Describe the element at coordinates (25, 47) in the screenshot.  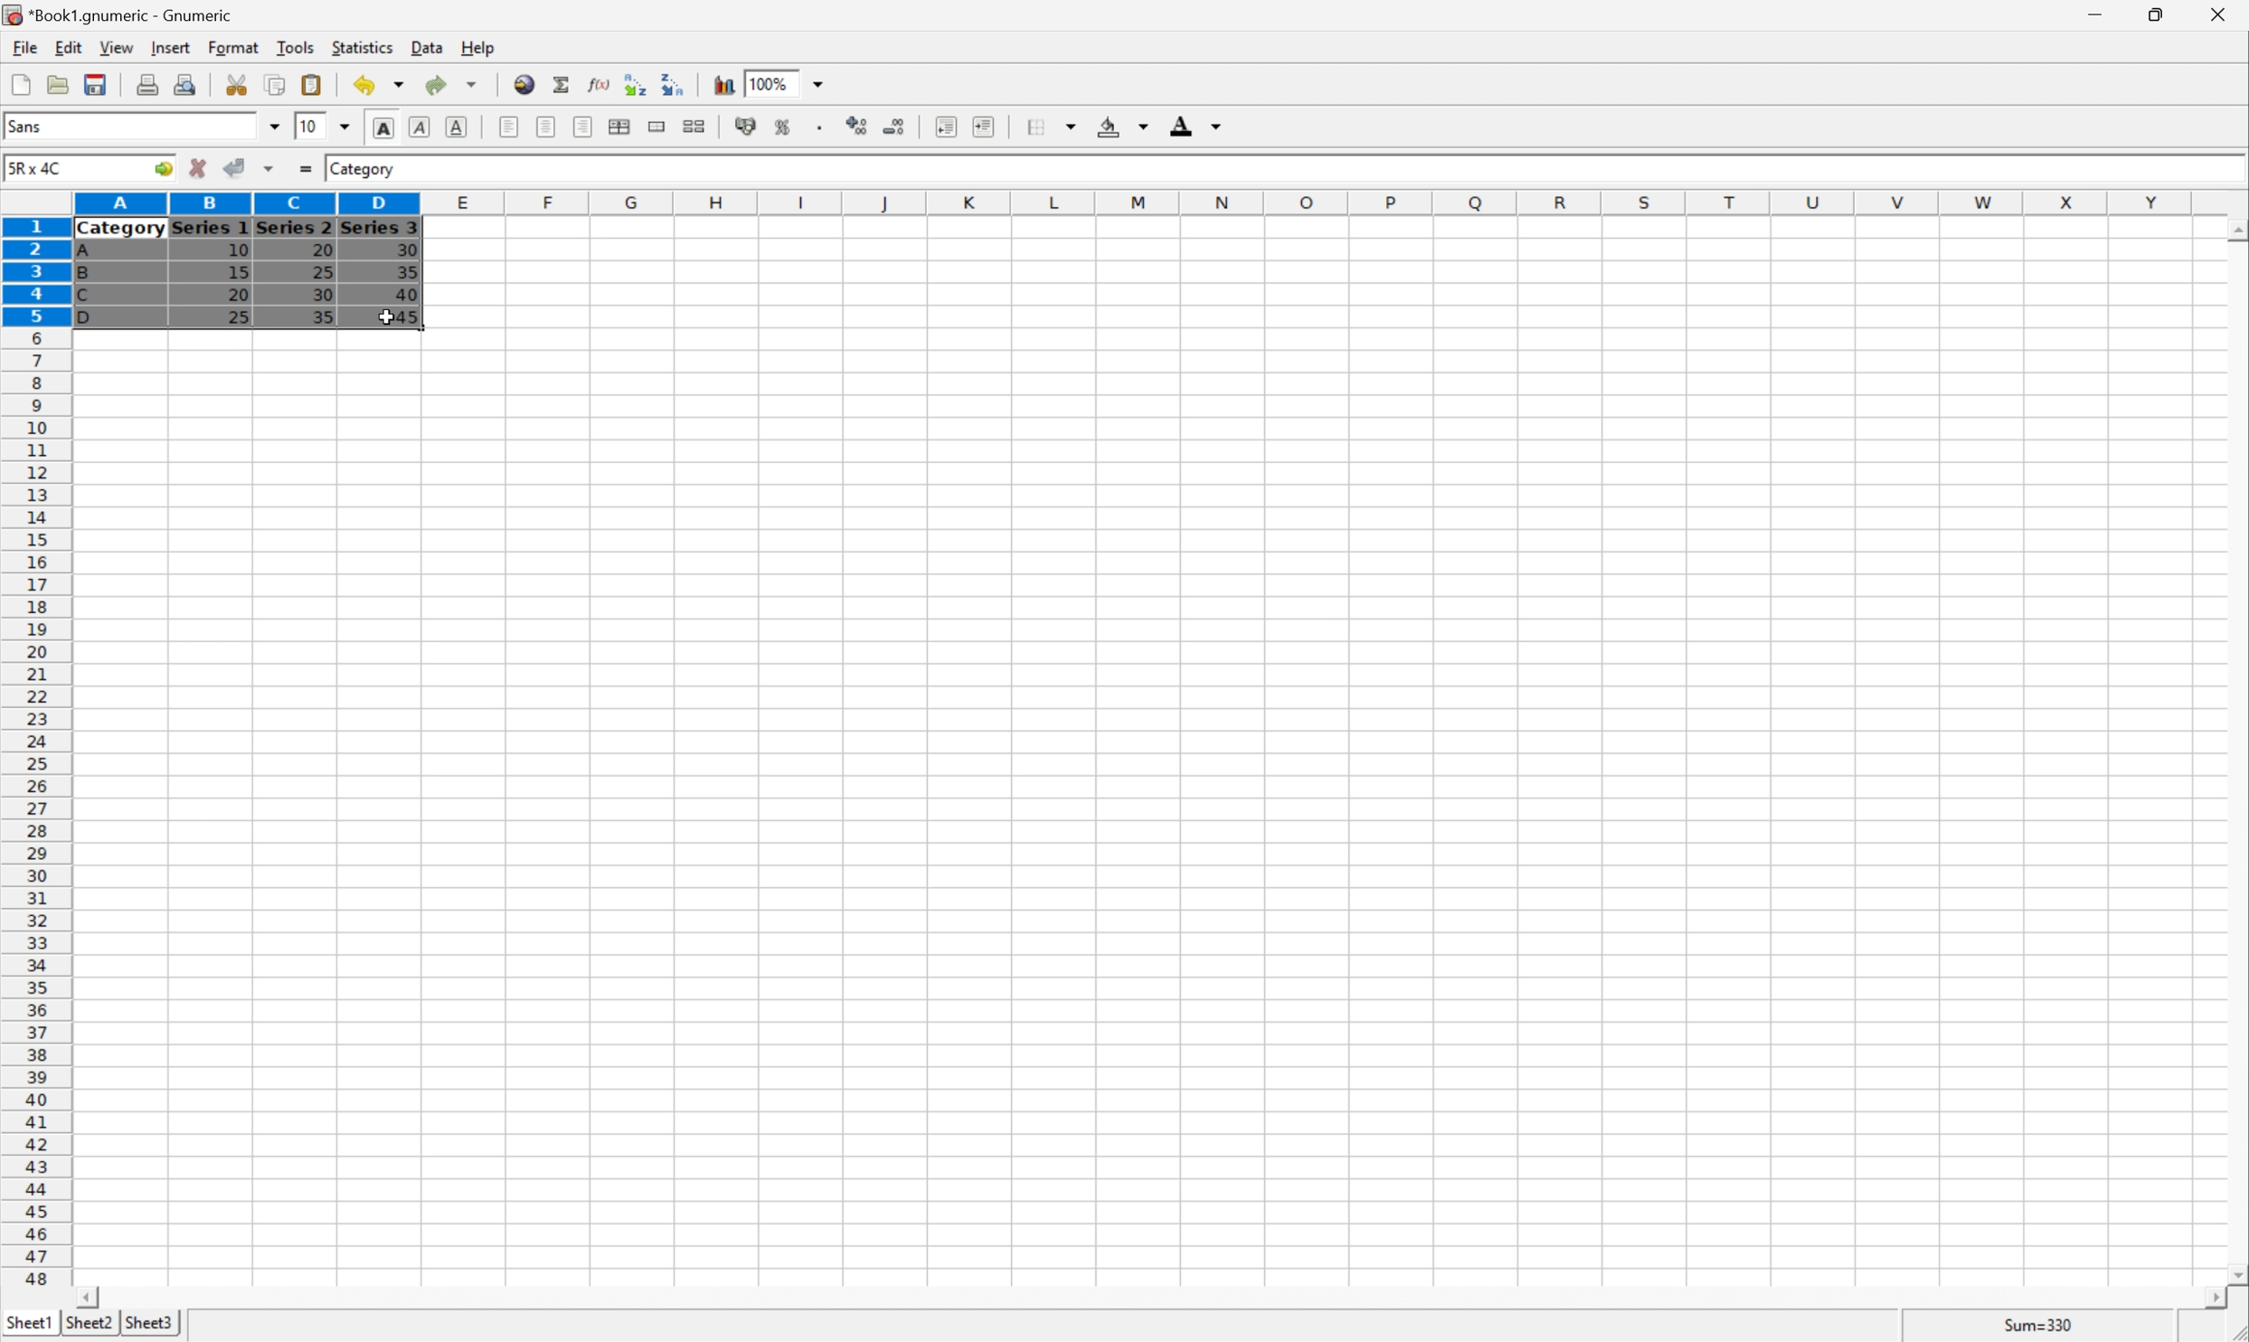
I see `File` at that location.